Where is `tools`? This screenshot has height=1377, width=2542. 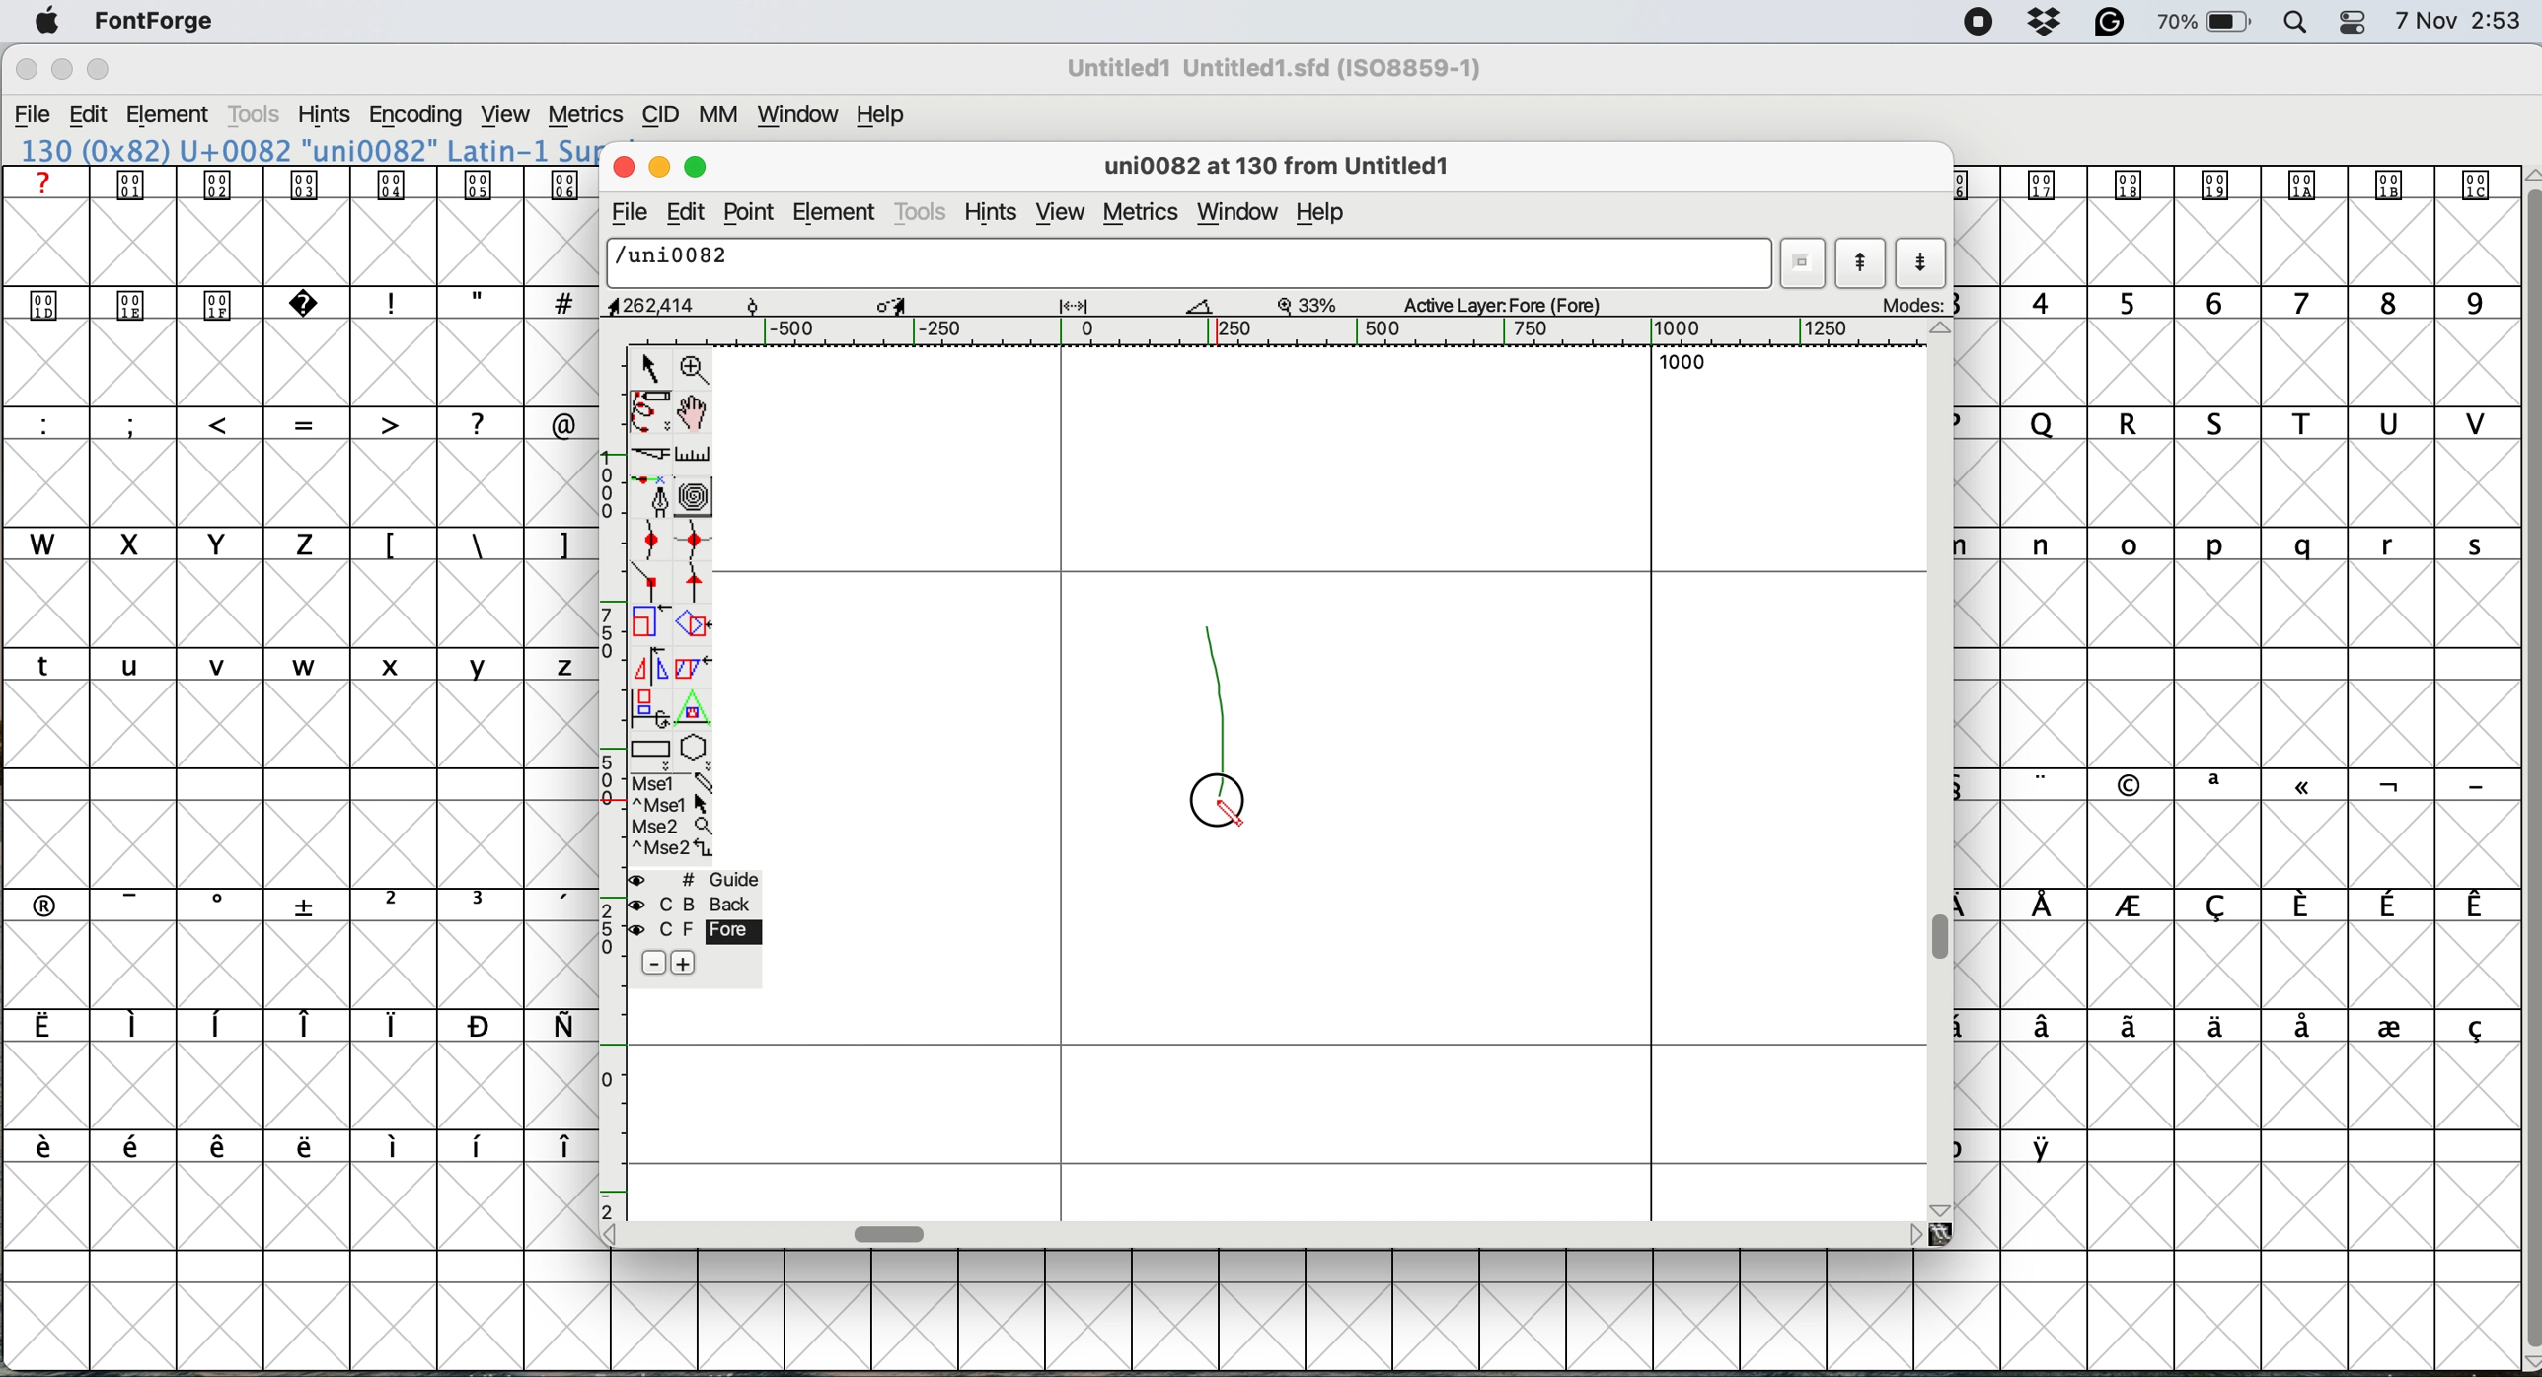
tools is located at coordinates (257, 114).